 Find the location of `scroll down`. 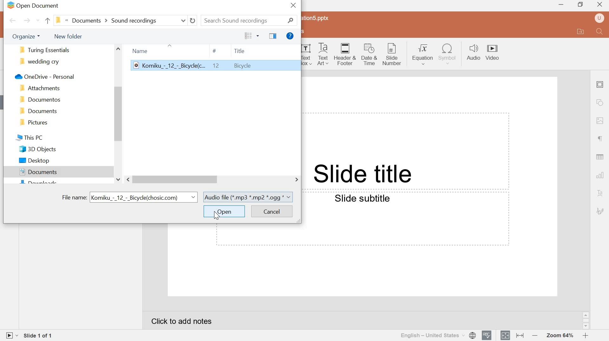

scroll down is located at coordinates (118, 179).